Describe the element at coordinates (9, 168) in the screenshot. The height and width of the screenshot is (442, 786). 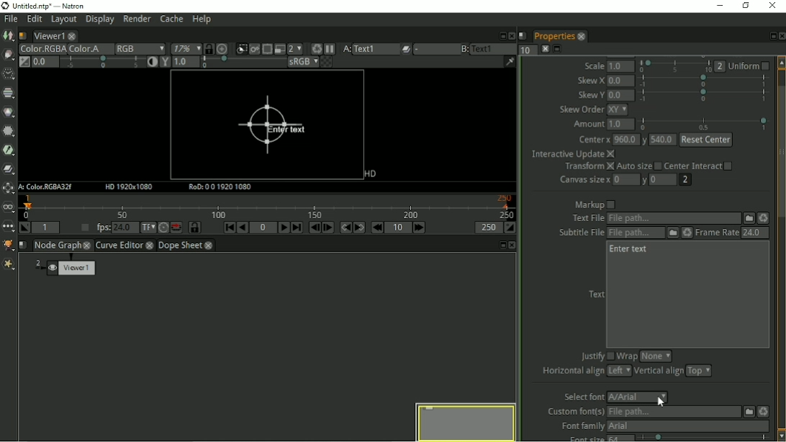
I see `Merge` at that location.